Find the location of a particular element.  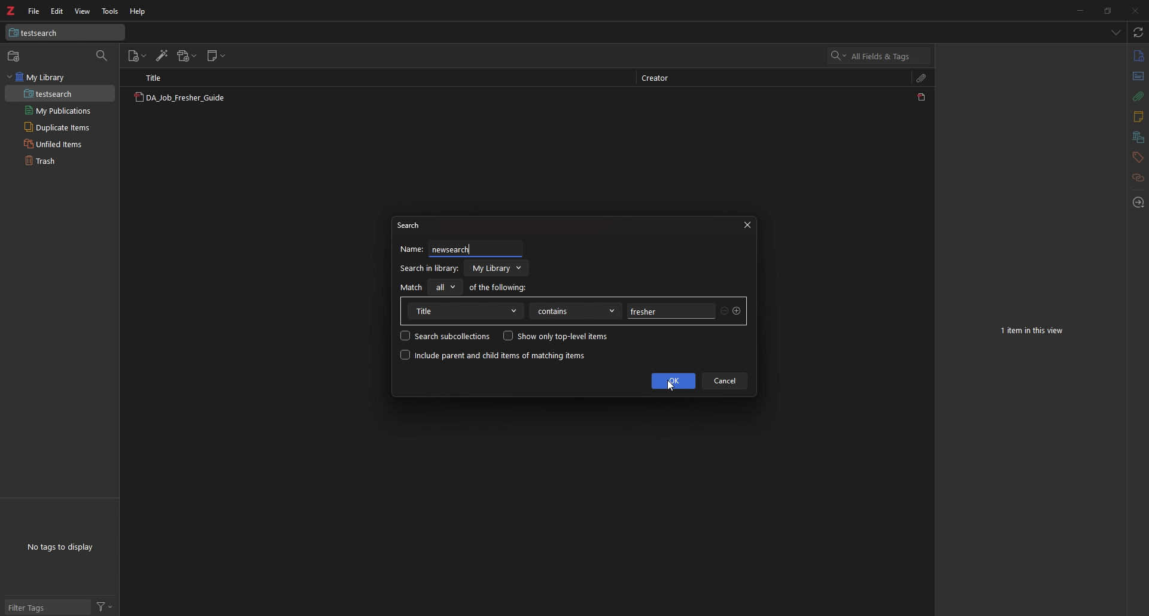

new item is located at coordinates (138, 56).